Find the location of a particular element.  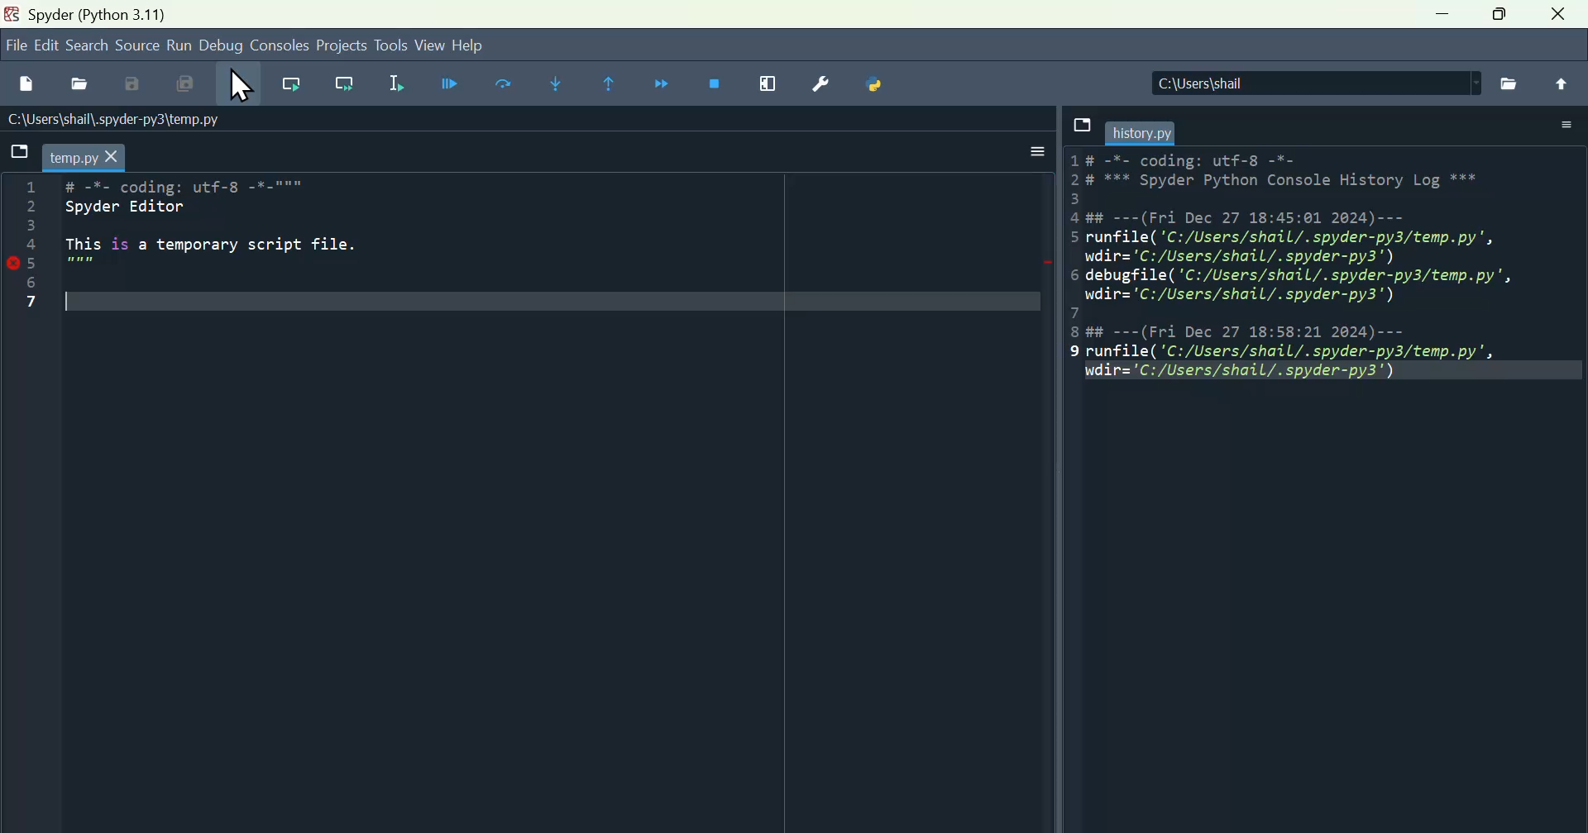

file is located at coordinates (16, 47).